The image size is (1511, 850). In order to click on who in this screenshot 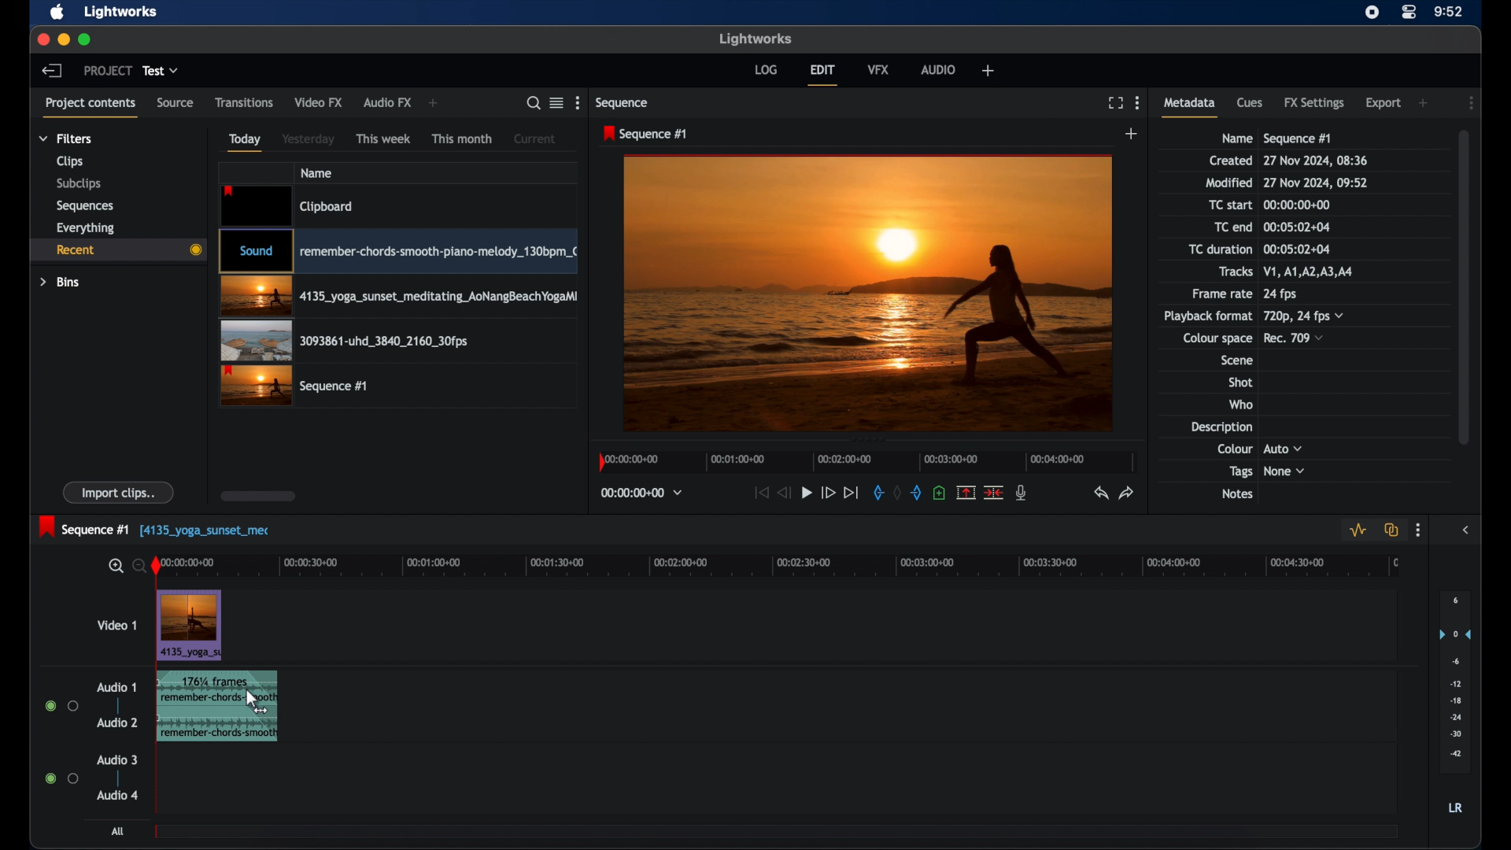, I will do `click(1241, 404)`.